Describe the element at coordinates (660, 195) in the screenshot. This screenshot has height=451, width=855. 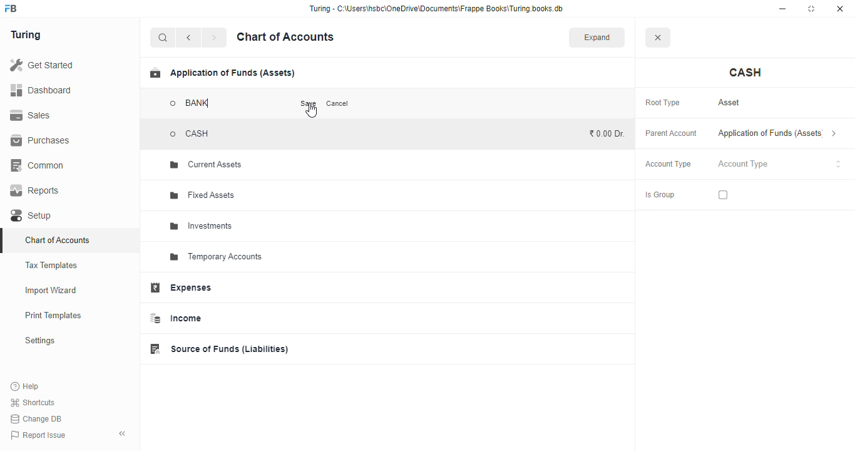
I see `is group` at that location.